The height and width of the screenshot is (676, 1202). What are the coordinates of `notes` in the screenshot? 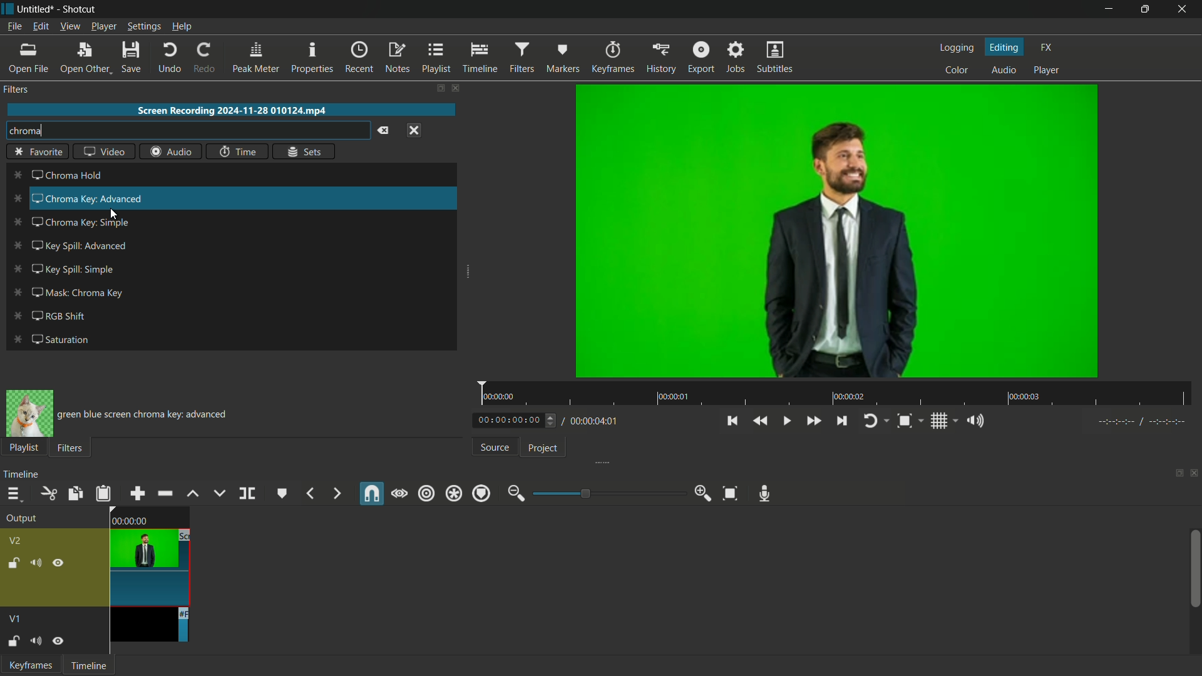 It's located at (397, 58).